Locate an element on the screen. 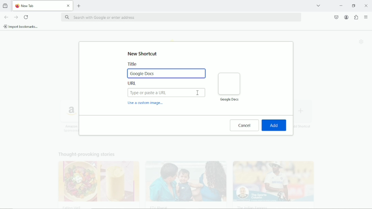 The width and height of the screenshot is (372, 209). Shortcut Preview: Google Docs is located at coordinates (229, 86).